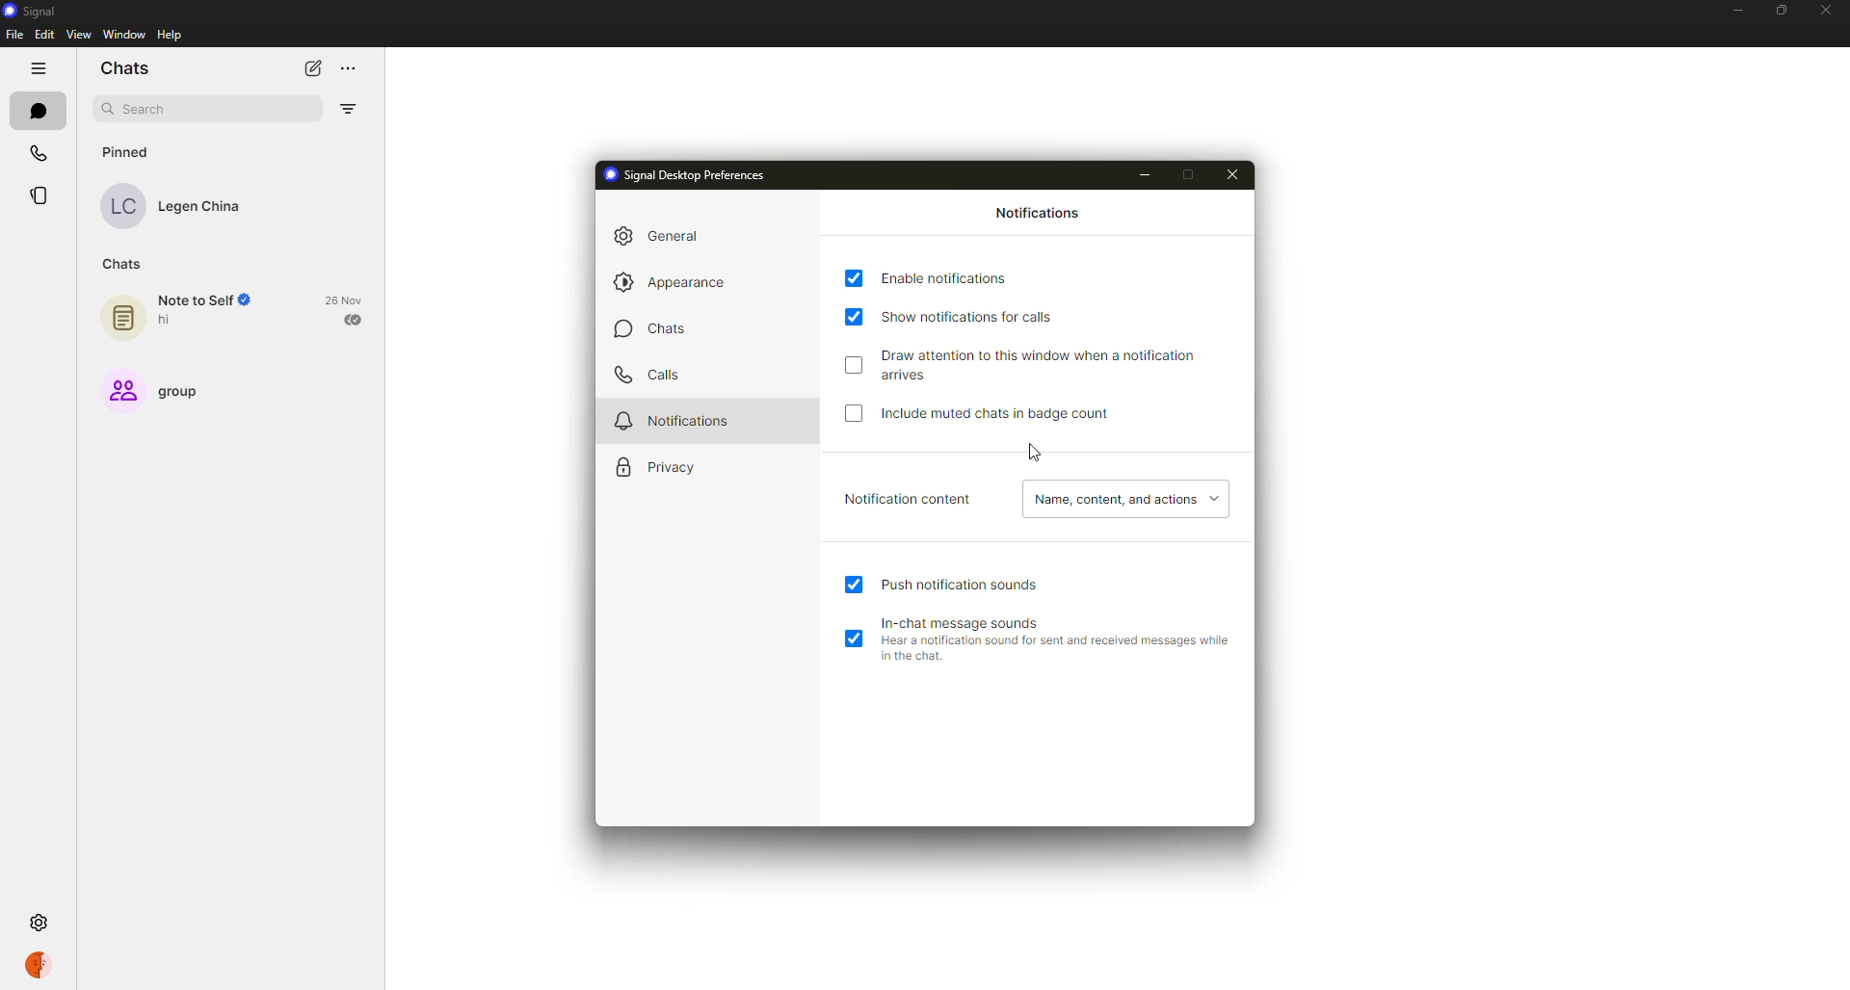 This screenshot has width=1850, height=990. What do you see at coordinates (348, 300) in the screenshot?
I see `date` at bounding box center [348, 300].